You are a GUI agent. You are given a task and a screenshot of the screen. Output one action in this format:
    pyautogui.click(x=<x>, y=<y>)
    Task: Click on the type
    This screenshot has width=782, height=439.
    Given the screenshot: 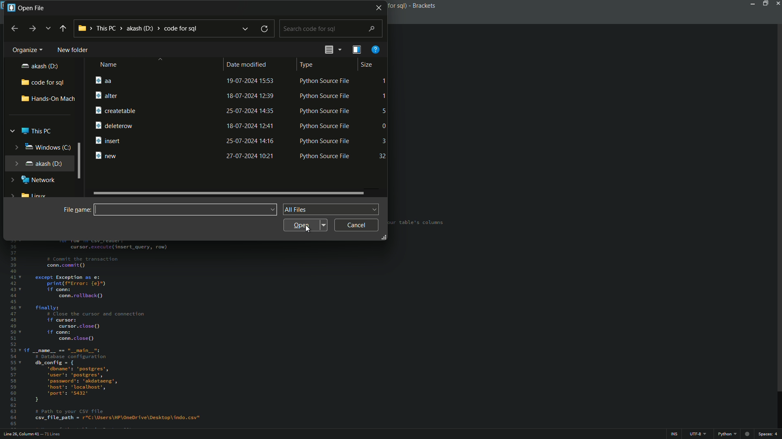 What is the action you would take?
    pyautogui.click(x=306, y=65)
    